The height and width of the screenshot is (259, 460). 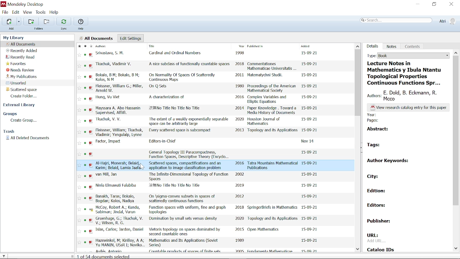 What do you see at coordinates (239, 218) in the screenshot?
I see `2020` at bounding box center [239, 218].